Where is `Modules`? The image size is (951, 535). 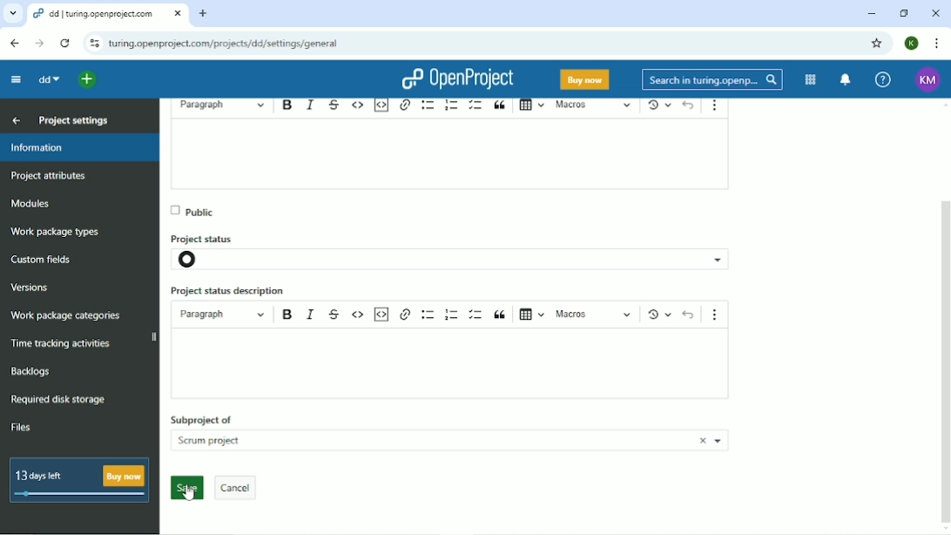
Modules is located at coordinates (29, 203).